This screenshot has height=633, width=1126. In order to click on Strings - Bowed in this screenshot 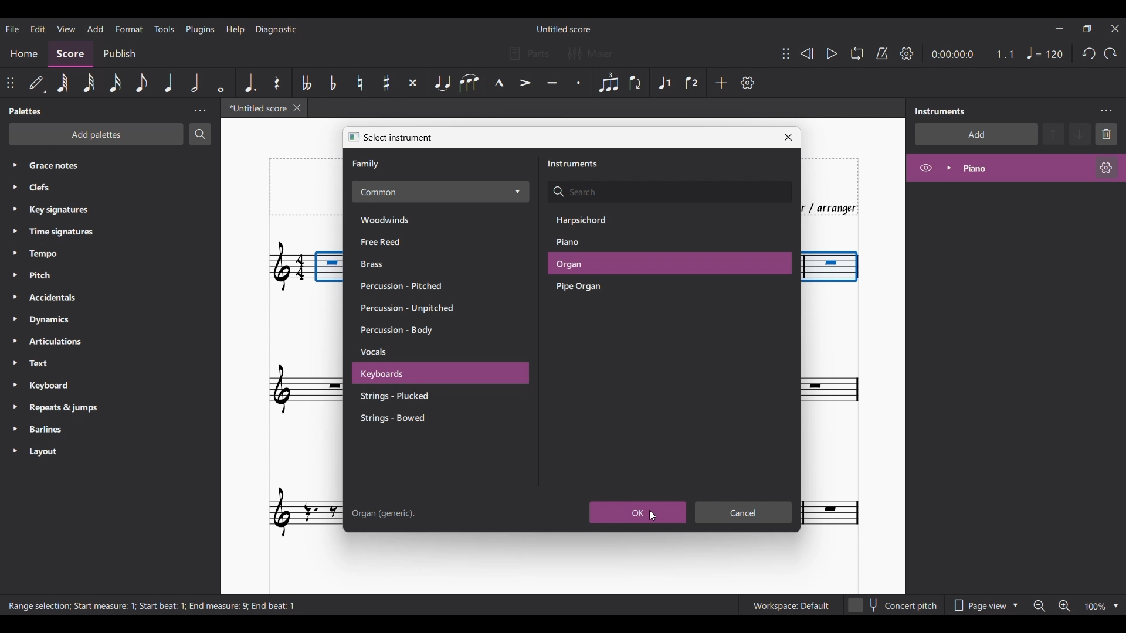, I will do `click(410, 418)`.